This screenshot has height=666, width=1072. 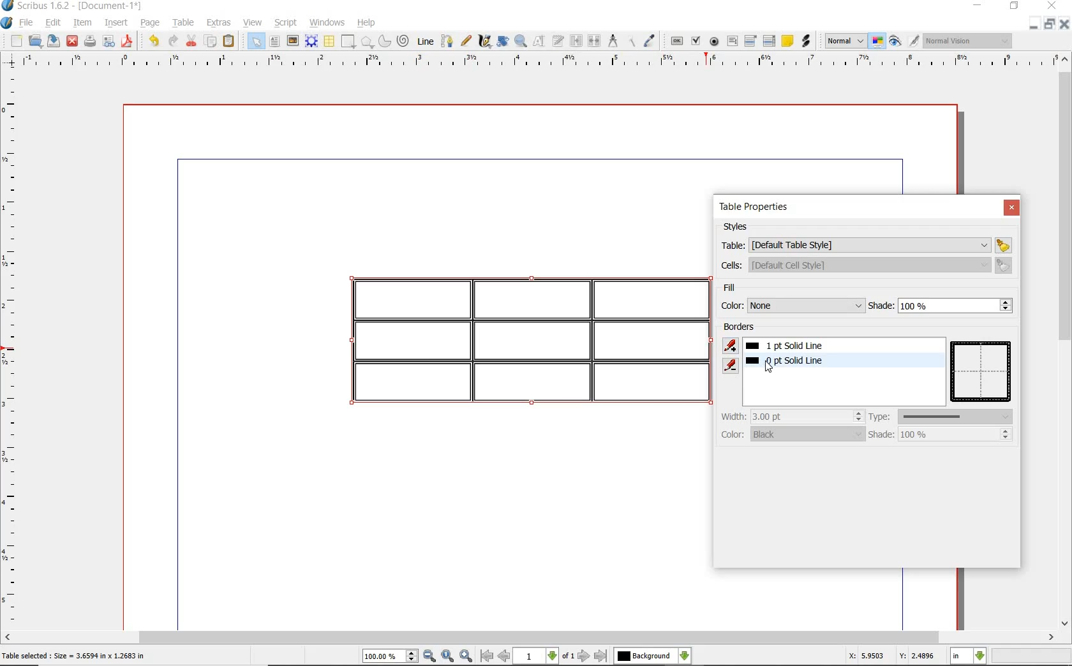 What do you see at coordinates (128, 42) in the screenshot?
I see `save as pdf` at bounding box center [128, 42].